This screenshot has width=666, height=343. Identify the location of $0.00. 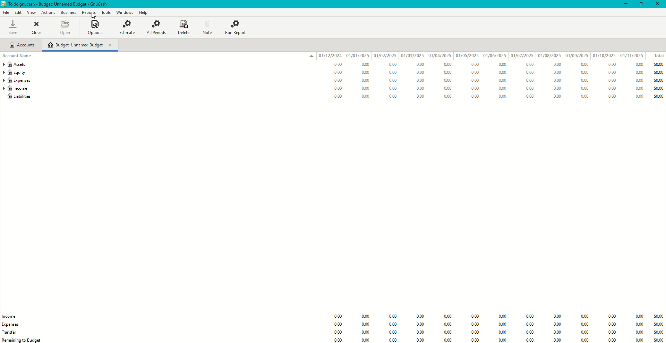
(658, 316).